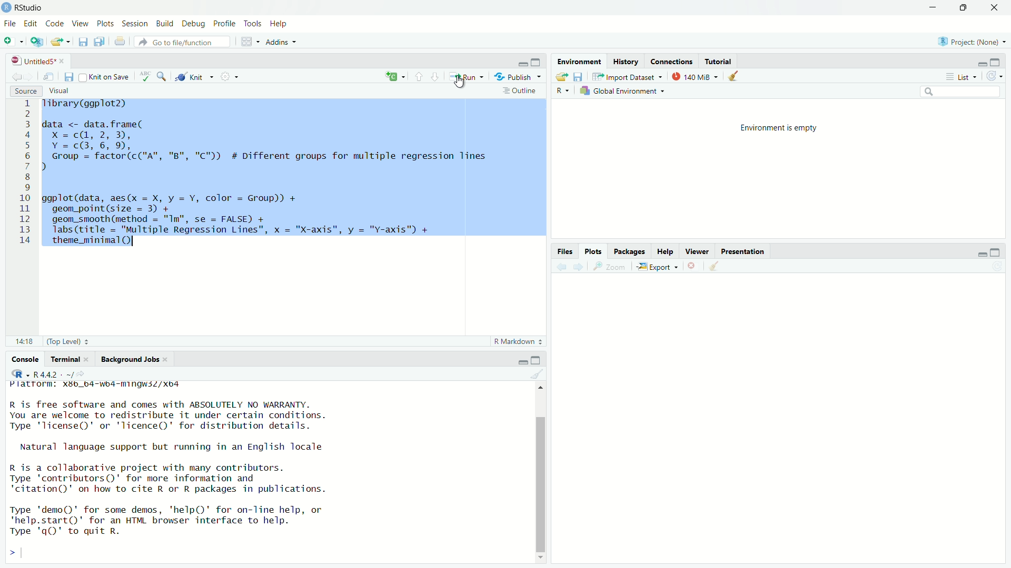 This screenshot has width=1011, height=568. Describe the element at coordinates (461, 83) in the screenshot. I see `cursor` at that location.